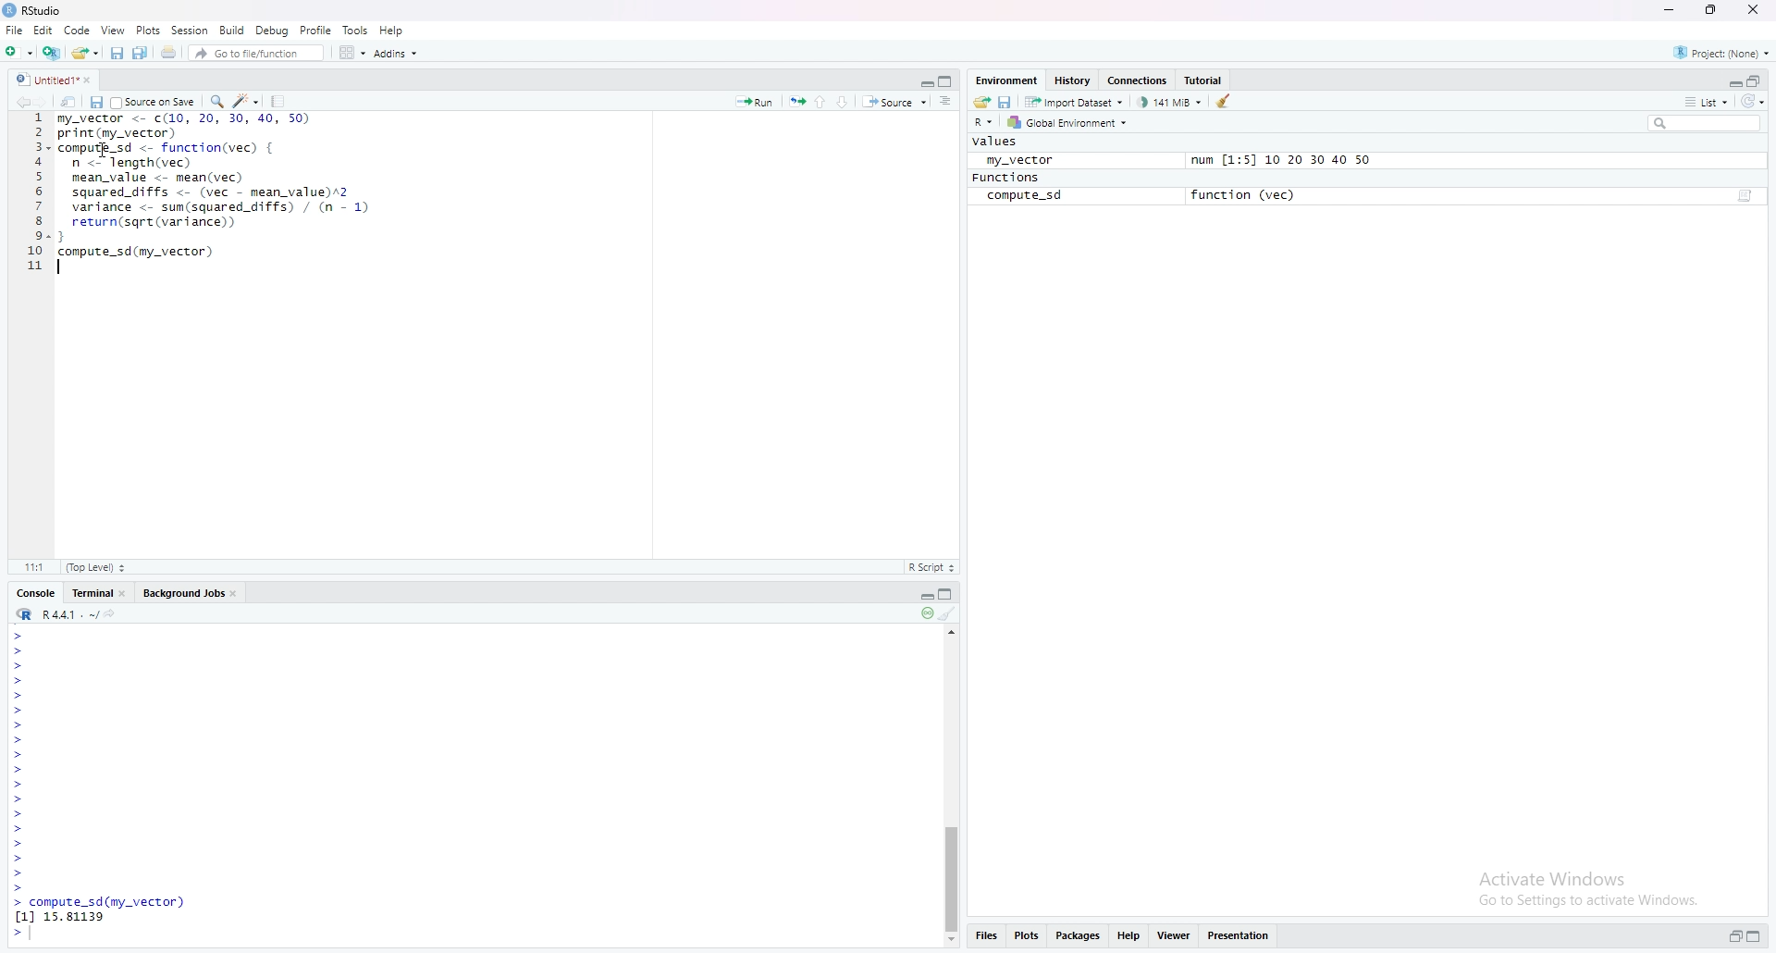  I want to click on Text Cursor, so click(105, 152).